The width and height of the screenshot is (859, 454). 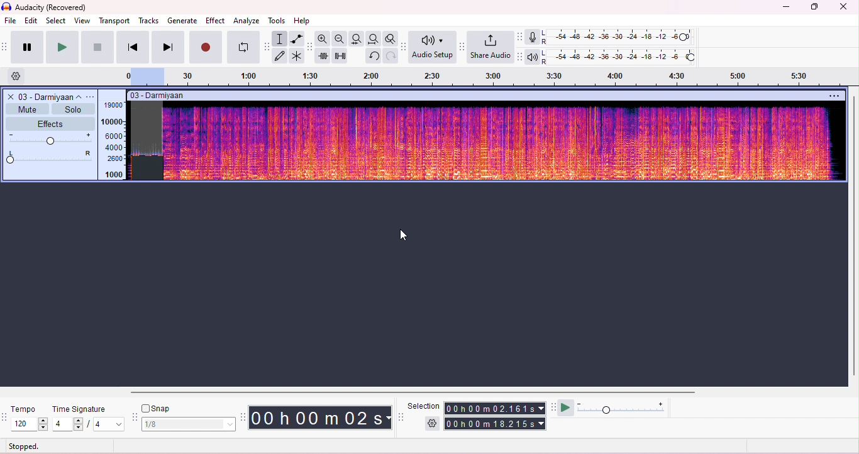 I want to click on minimize, so click(x=786, y=9).